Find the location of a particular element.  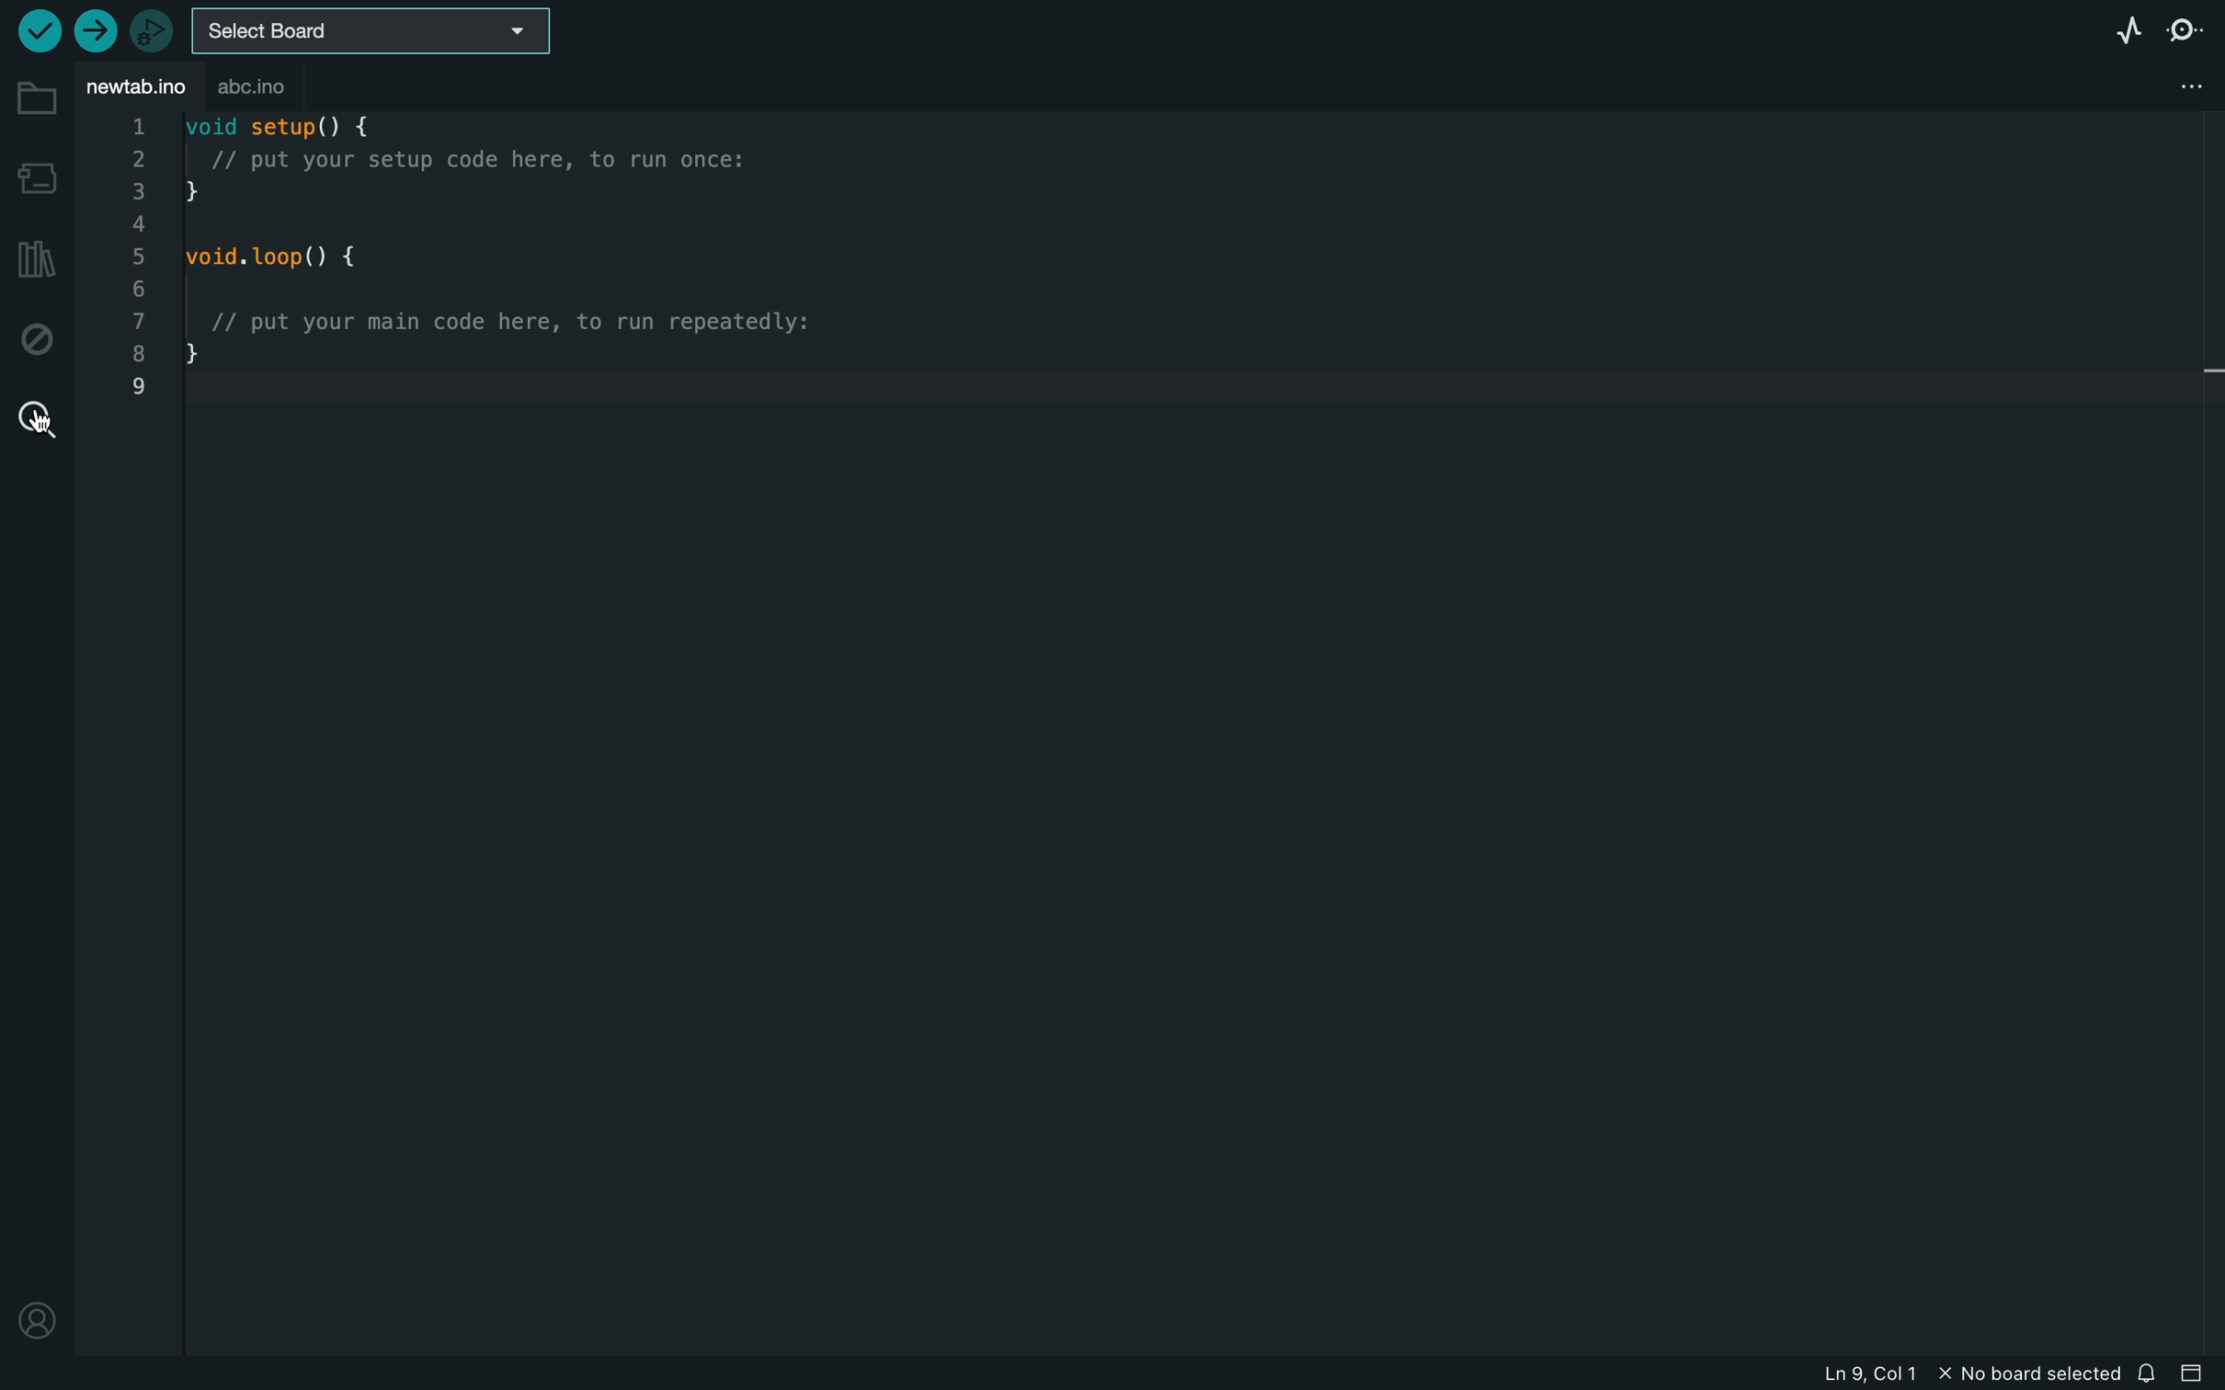

board selecter is located at coordinates (380, 30).